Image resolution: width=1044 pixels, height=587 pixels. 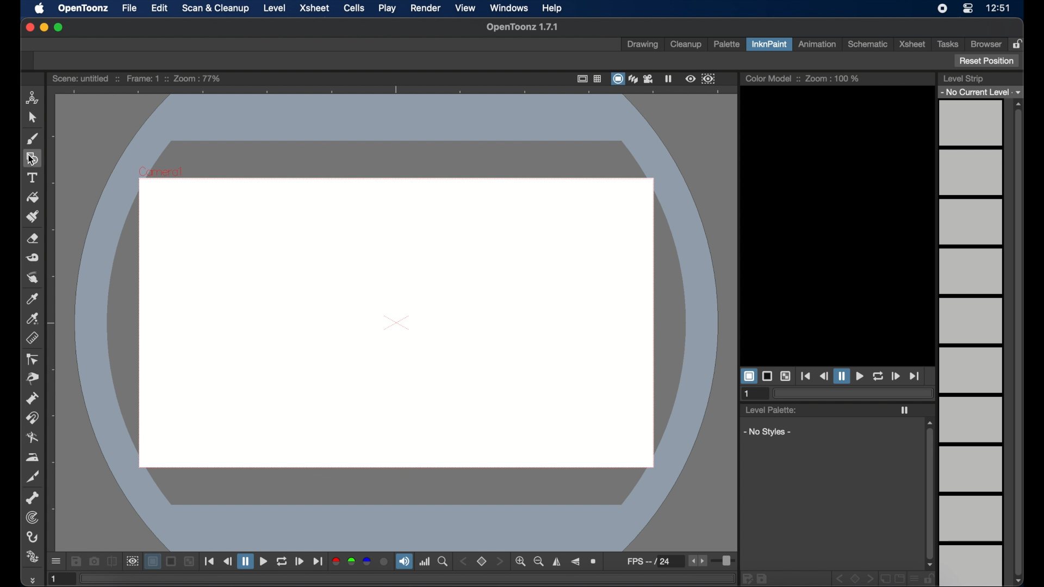 I want to click on magnet tool, so click(x=32, y=418).